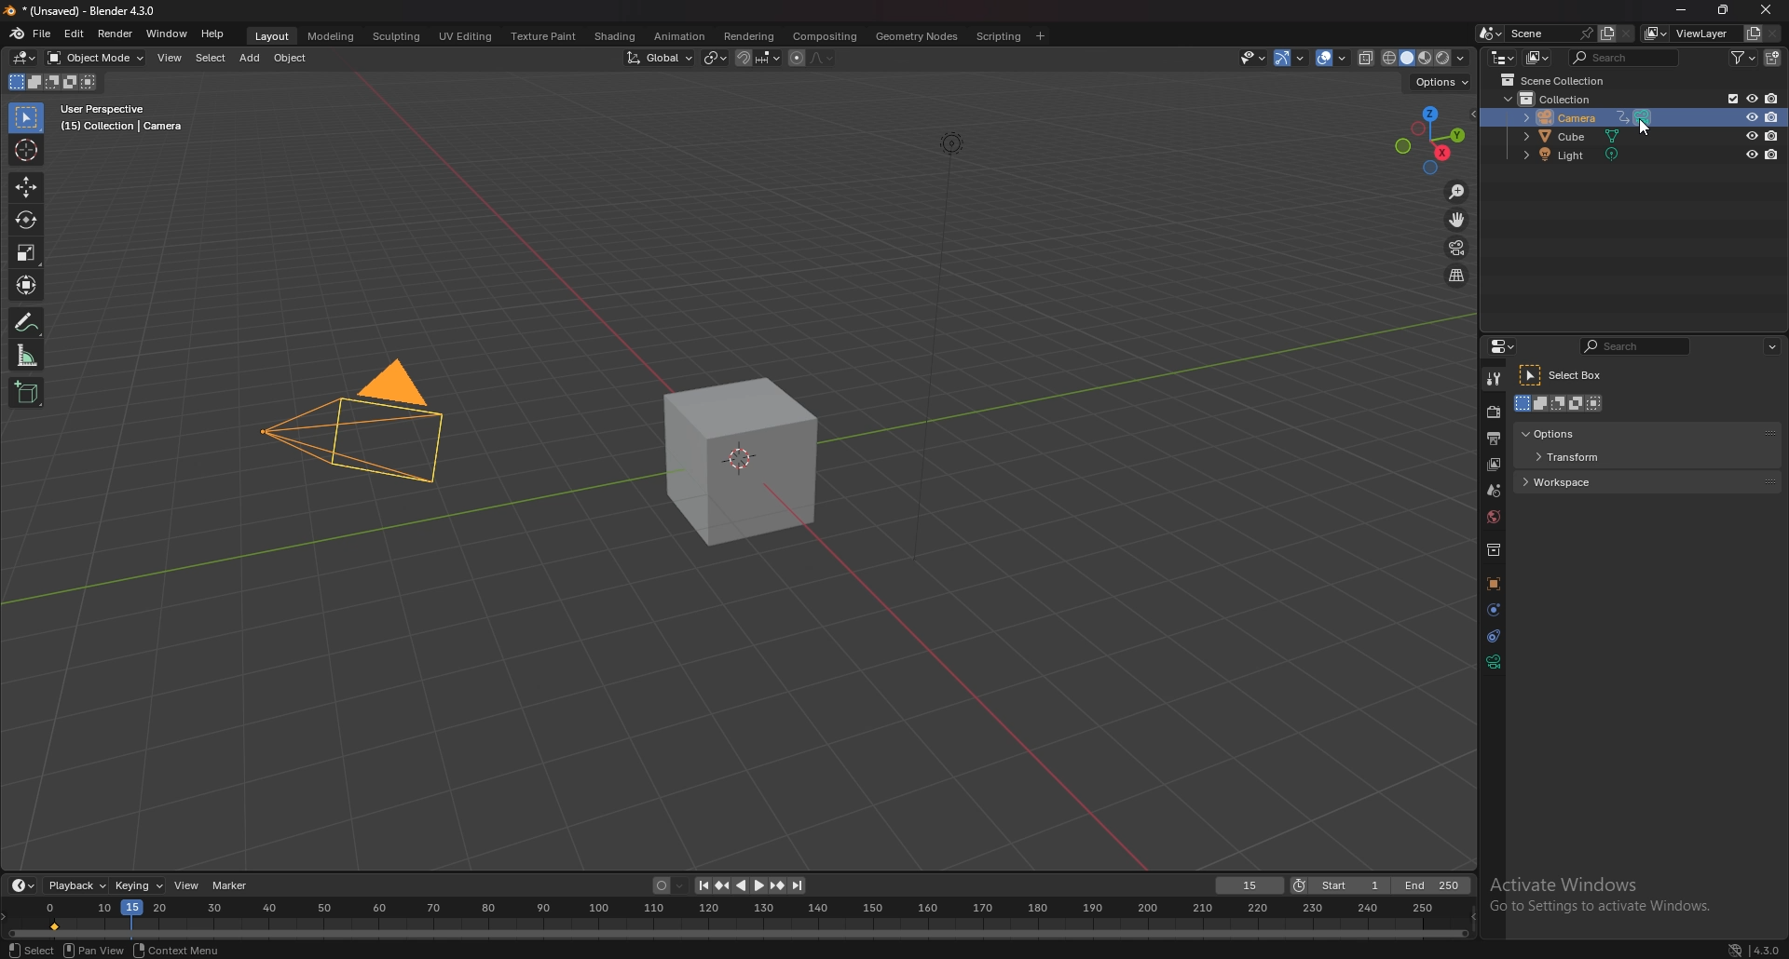  Describe the element at coordinates (615, 35) in the screenshot. I see `shading` at that location.